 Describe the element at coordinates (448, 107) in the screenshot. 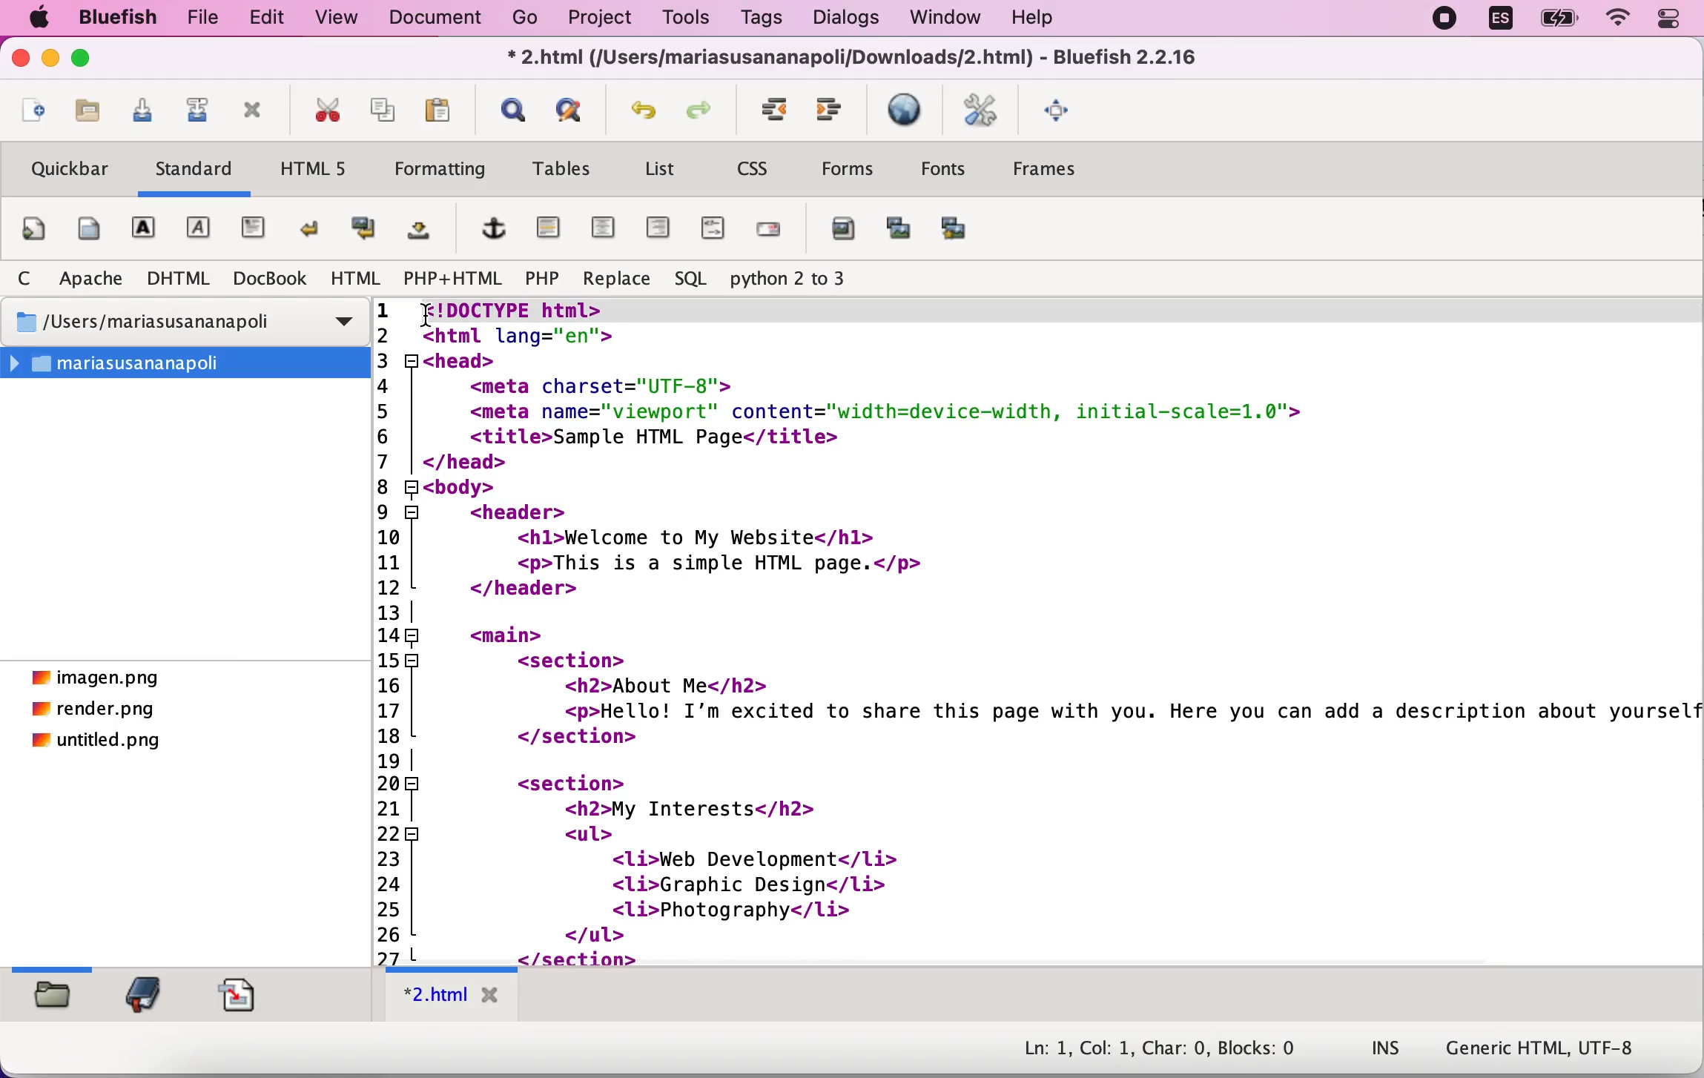

I see `paste` at that location.